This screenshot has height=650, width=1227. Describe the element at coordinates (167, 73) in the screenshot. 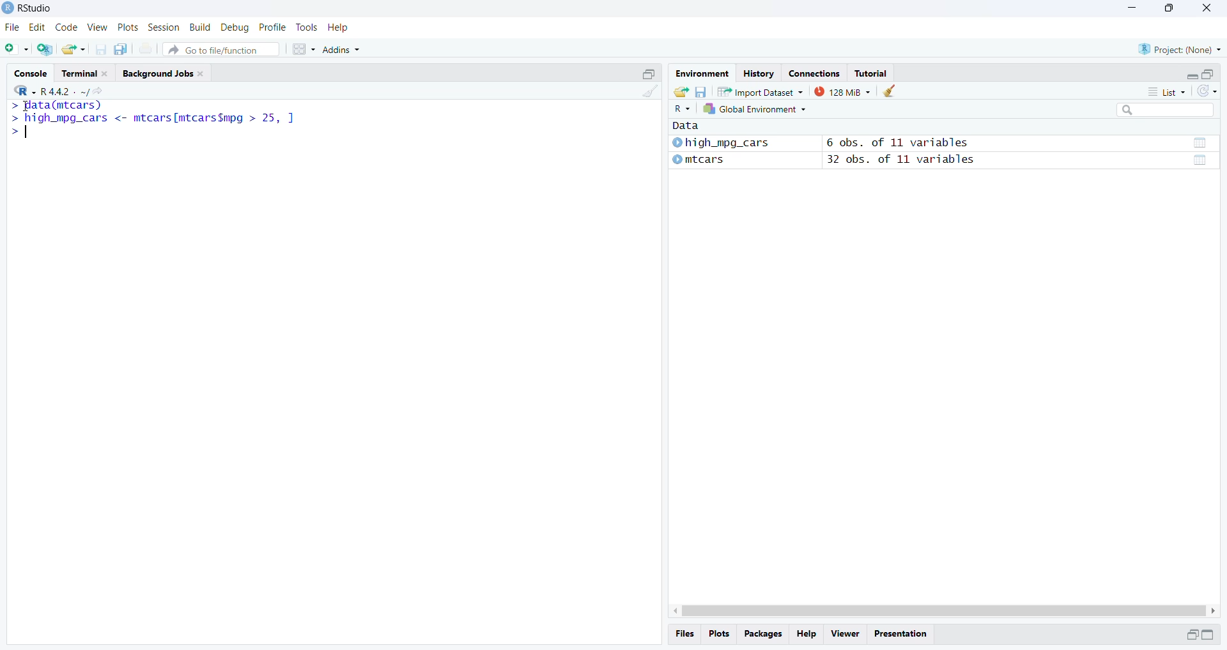

I see `Background Jobs` at that location.